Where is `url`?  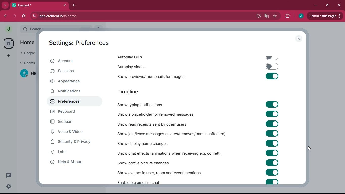 url is located at coordinates (73, 16).